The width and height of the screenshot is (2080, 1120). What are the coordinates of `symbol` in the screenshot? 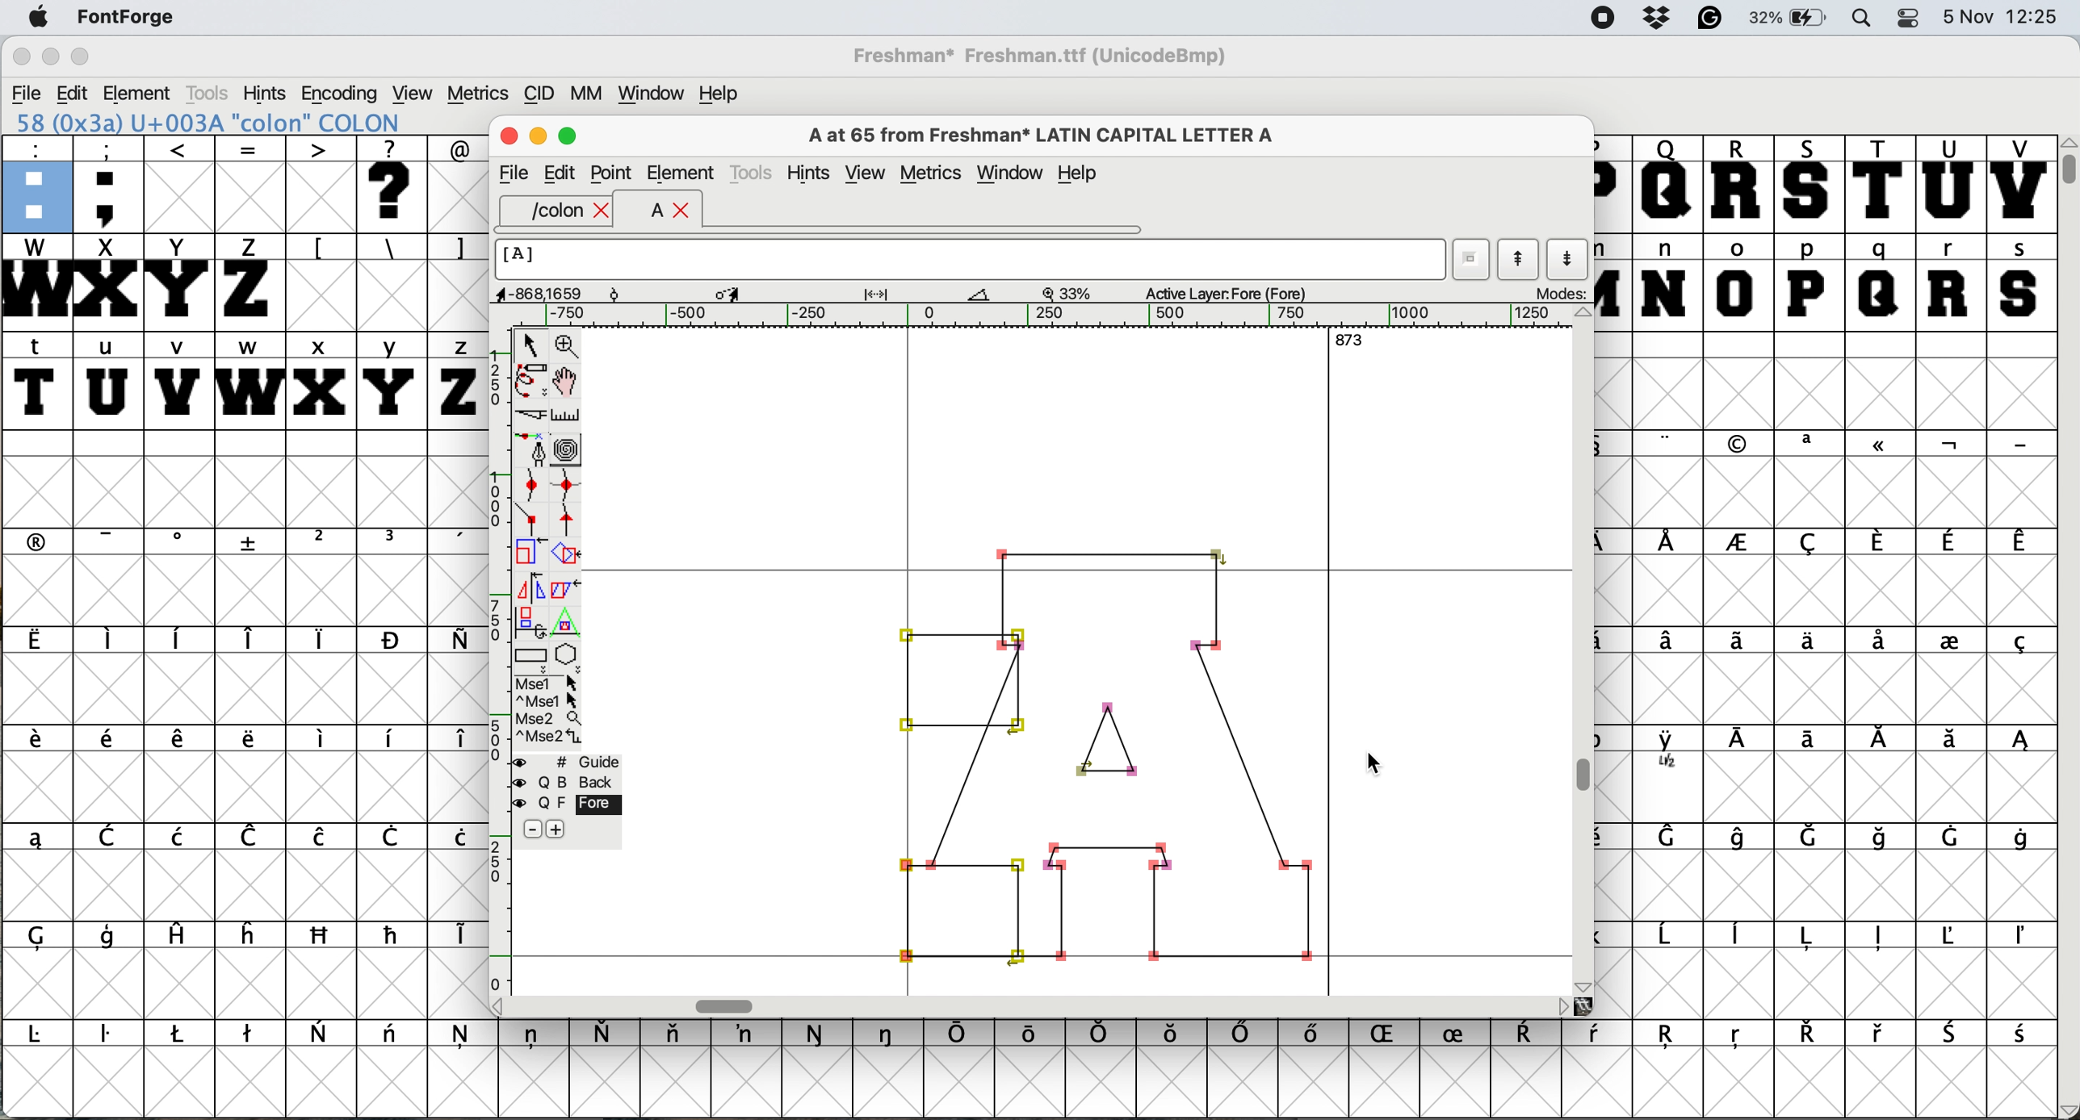 It's located at (1949, 836).